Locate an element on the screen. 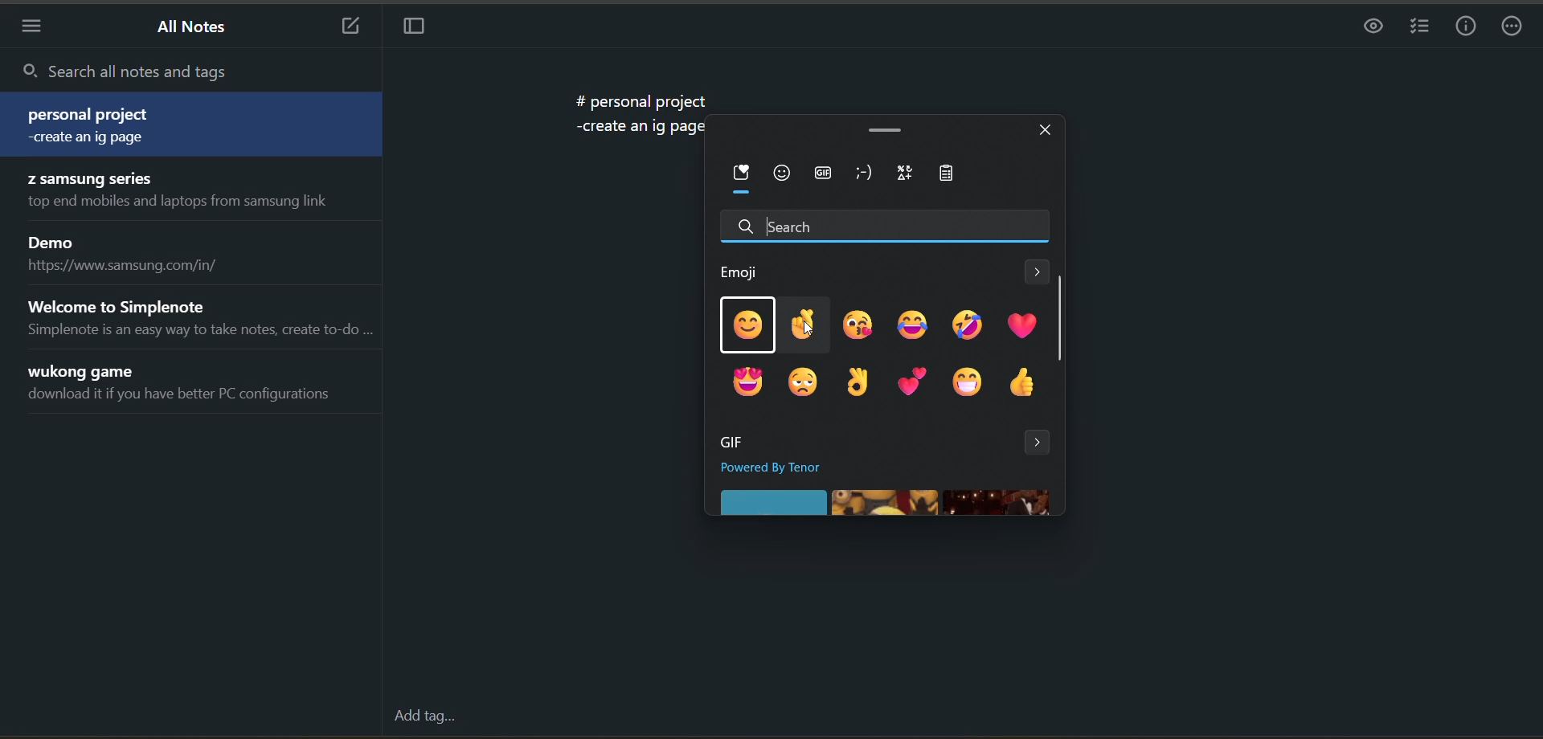 Image resolution: width=1543 pixels, height=739 pixels. see more is located at coordinates (1040, 446).